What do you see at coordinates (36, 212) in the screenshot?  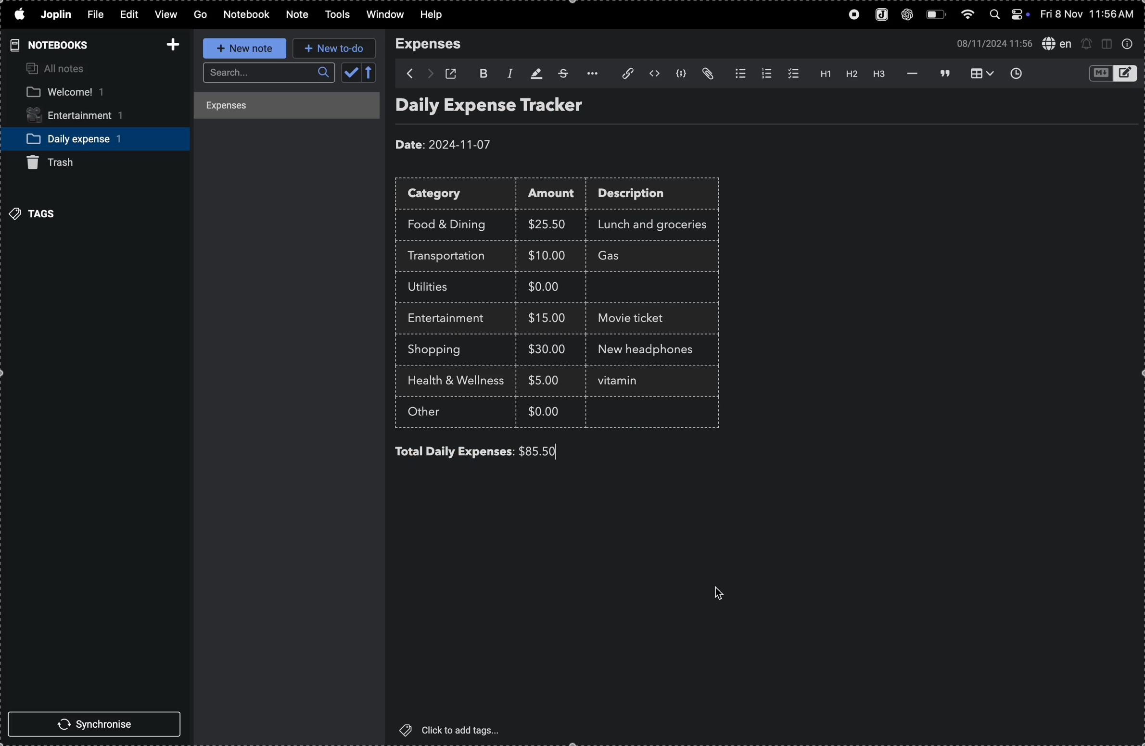 I see `tags` at bounding box center [36, 212].